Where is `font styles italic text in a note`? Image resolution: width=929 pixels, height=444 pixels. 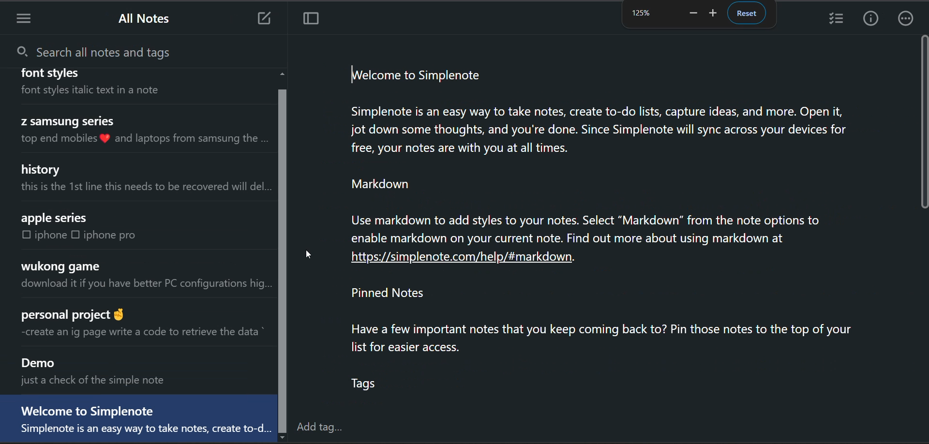 font styles italic text in a note is located at coordinates (107, 89).